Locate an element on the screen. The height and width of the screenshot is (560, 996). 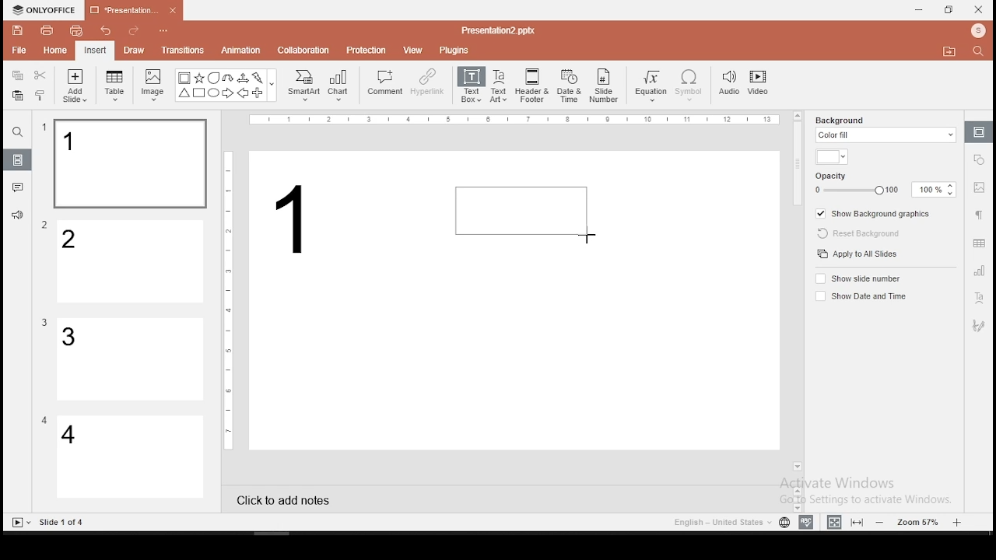
audio is located at coordinates (729, 84).